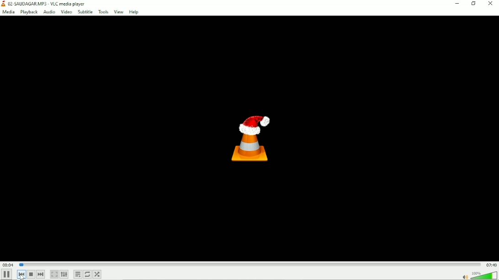 Image resolution: width=499 pixels, height=280 pixels. I want to click on Help, so click(134, 12).